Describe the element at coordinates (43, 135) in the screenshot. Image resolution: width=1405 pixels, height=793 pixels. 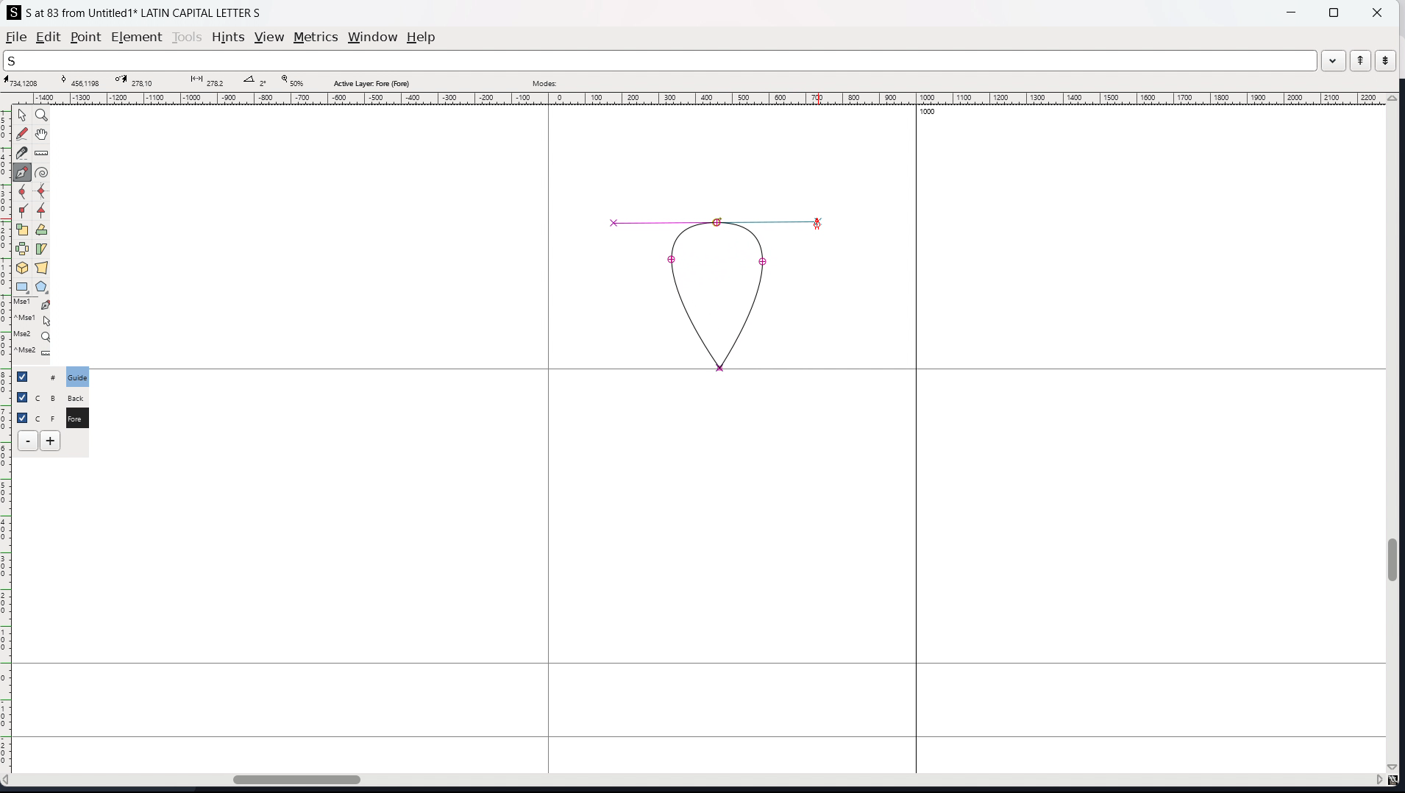
I see `scroll by hand` at that location.